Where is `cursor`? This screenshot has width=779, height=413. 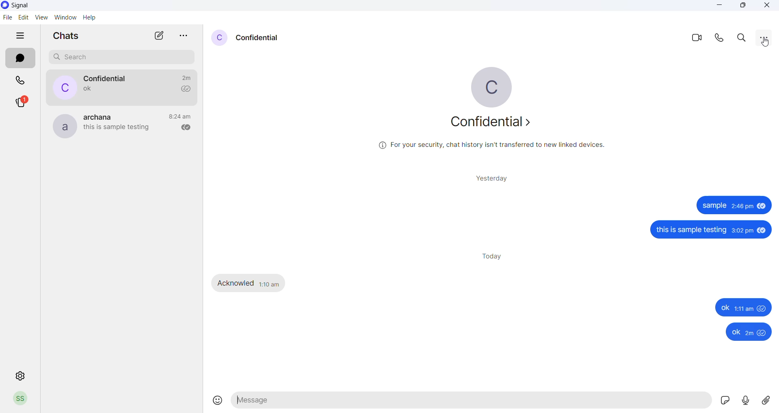
cursor is located at coordinates (766, 45).